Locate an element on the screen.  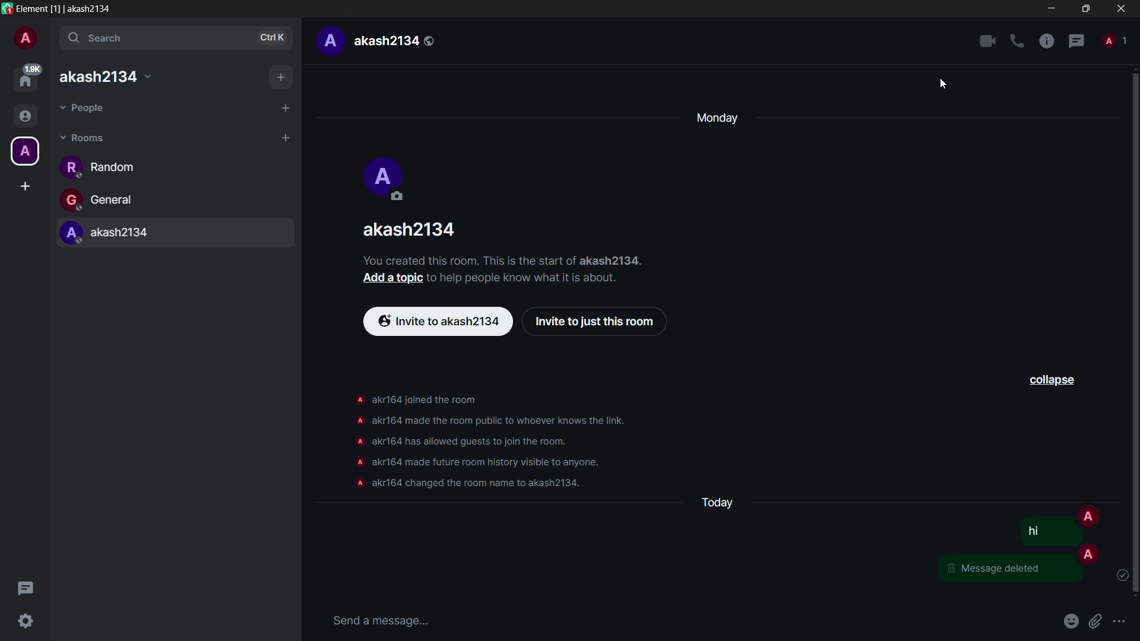
akr164 changed the room name to akash2134. is located at coordinates (479, 483).